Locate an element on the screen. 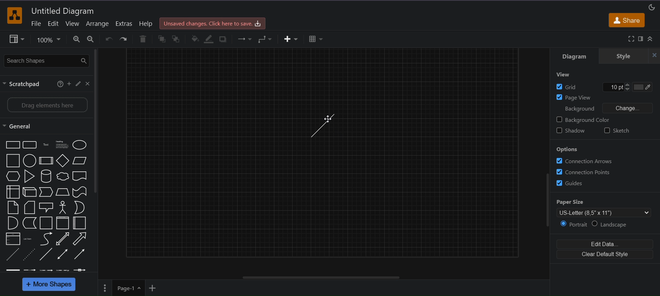  diagram is located at coordinates (574, 56).